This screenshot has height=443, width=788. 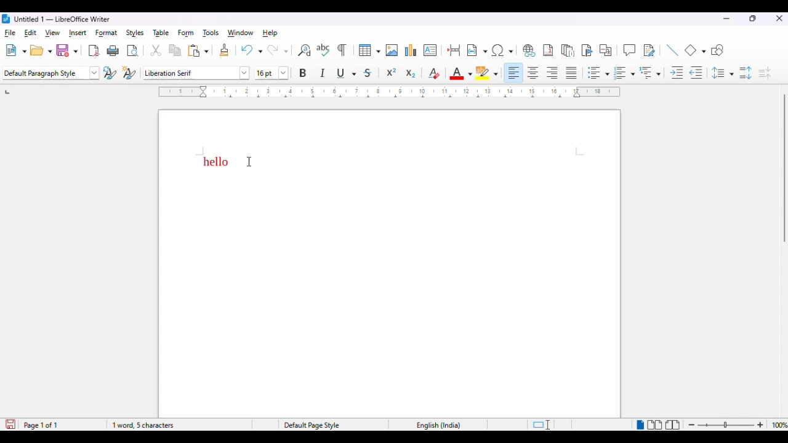 What do you see at coordinates (304, 73) in the screenshot?
I see `bold` at bounding box center [304, 73].